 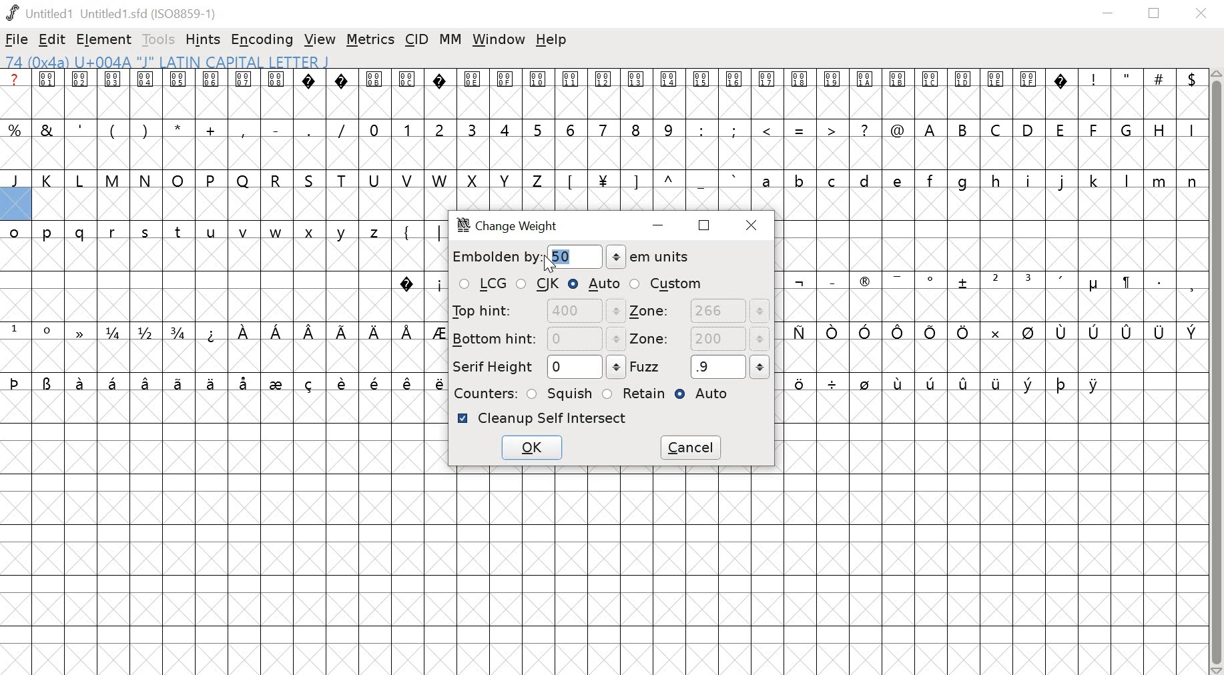 I want to click on symbols, so click(x=995, y=283).